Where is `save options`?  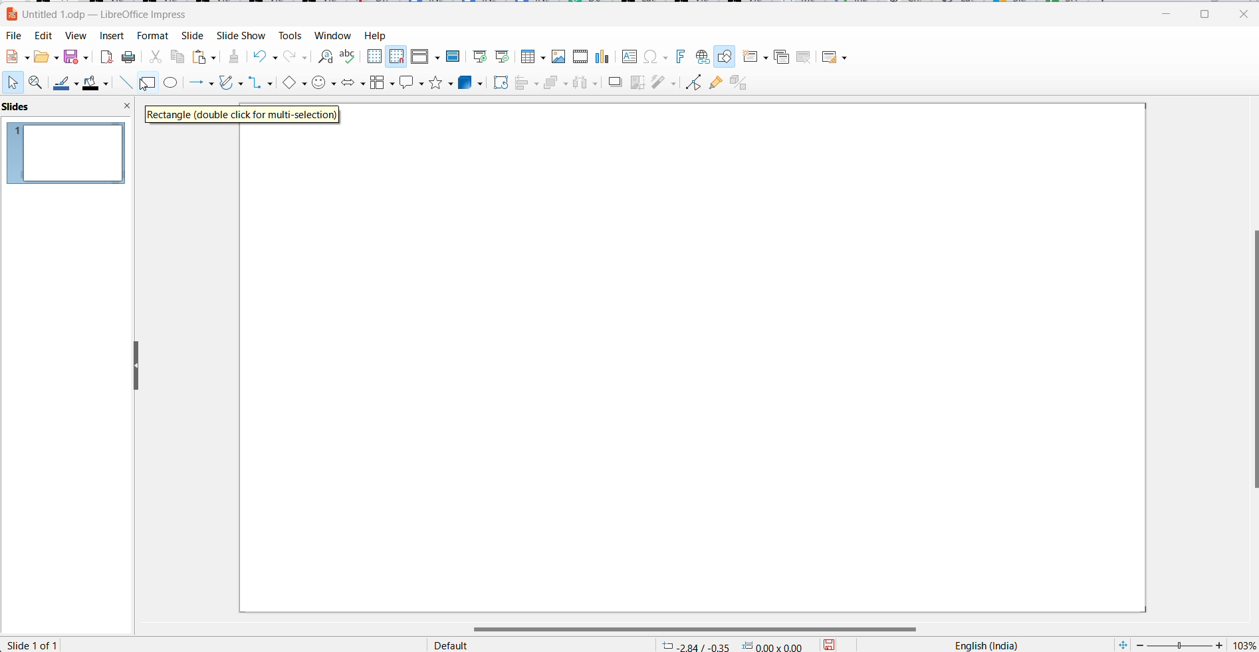 save options is located at coordinates (833, 644).